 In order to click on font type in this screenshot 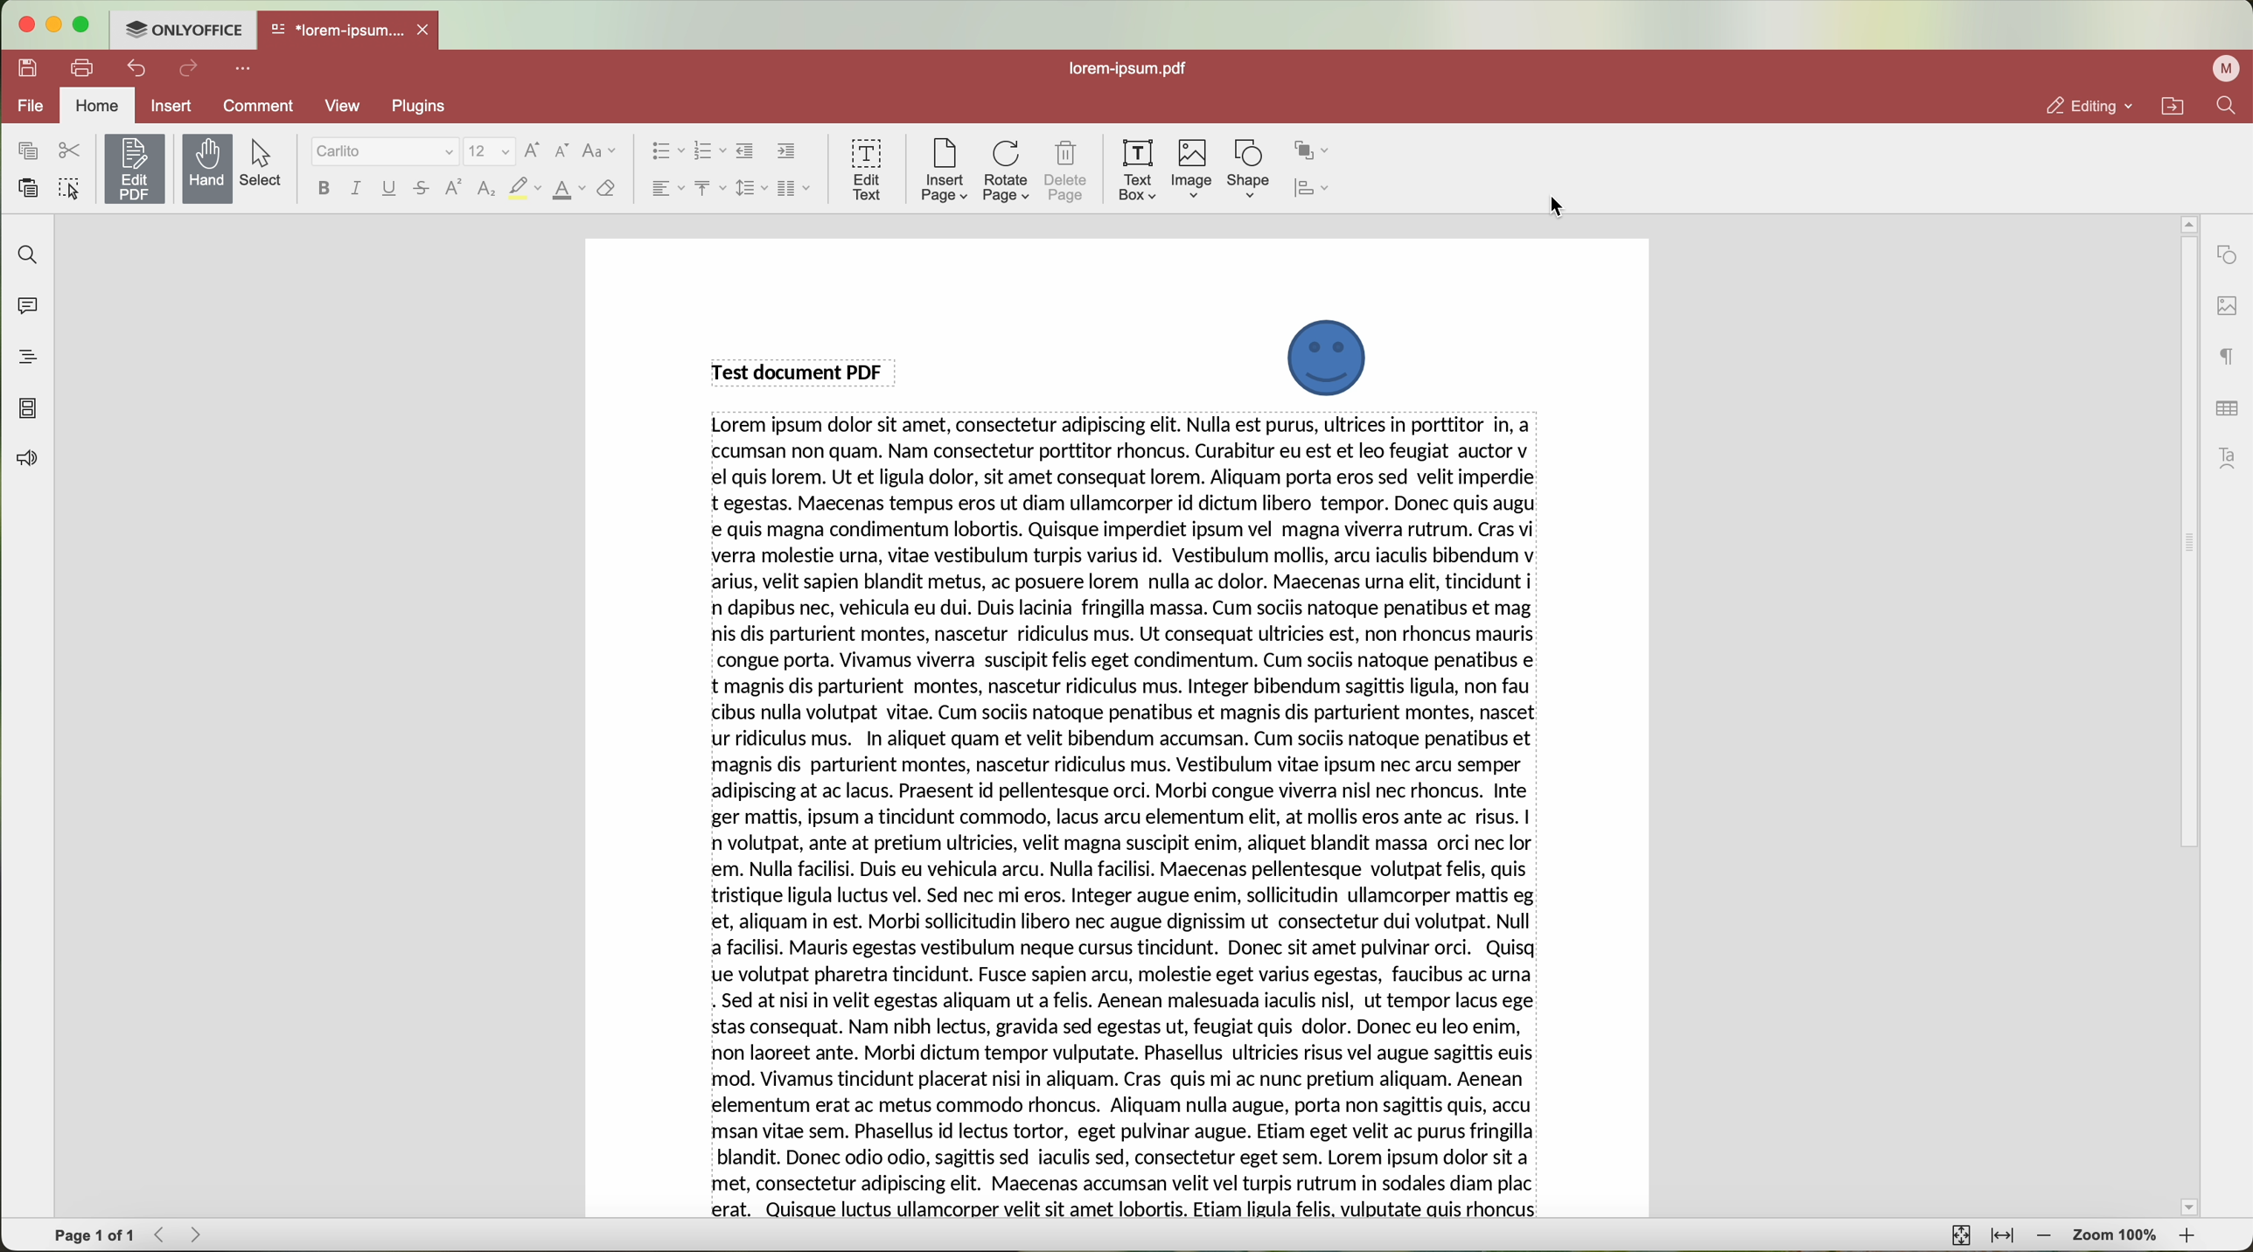, I will do `click(385, 152)`.